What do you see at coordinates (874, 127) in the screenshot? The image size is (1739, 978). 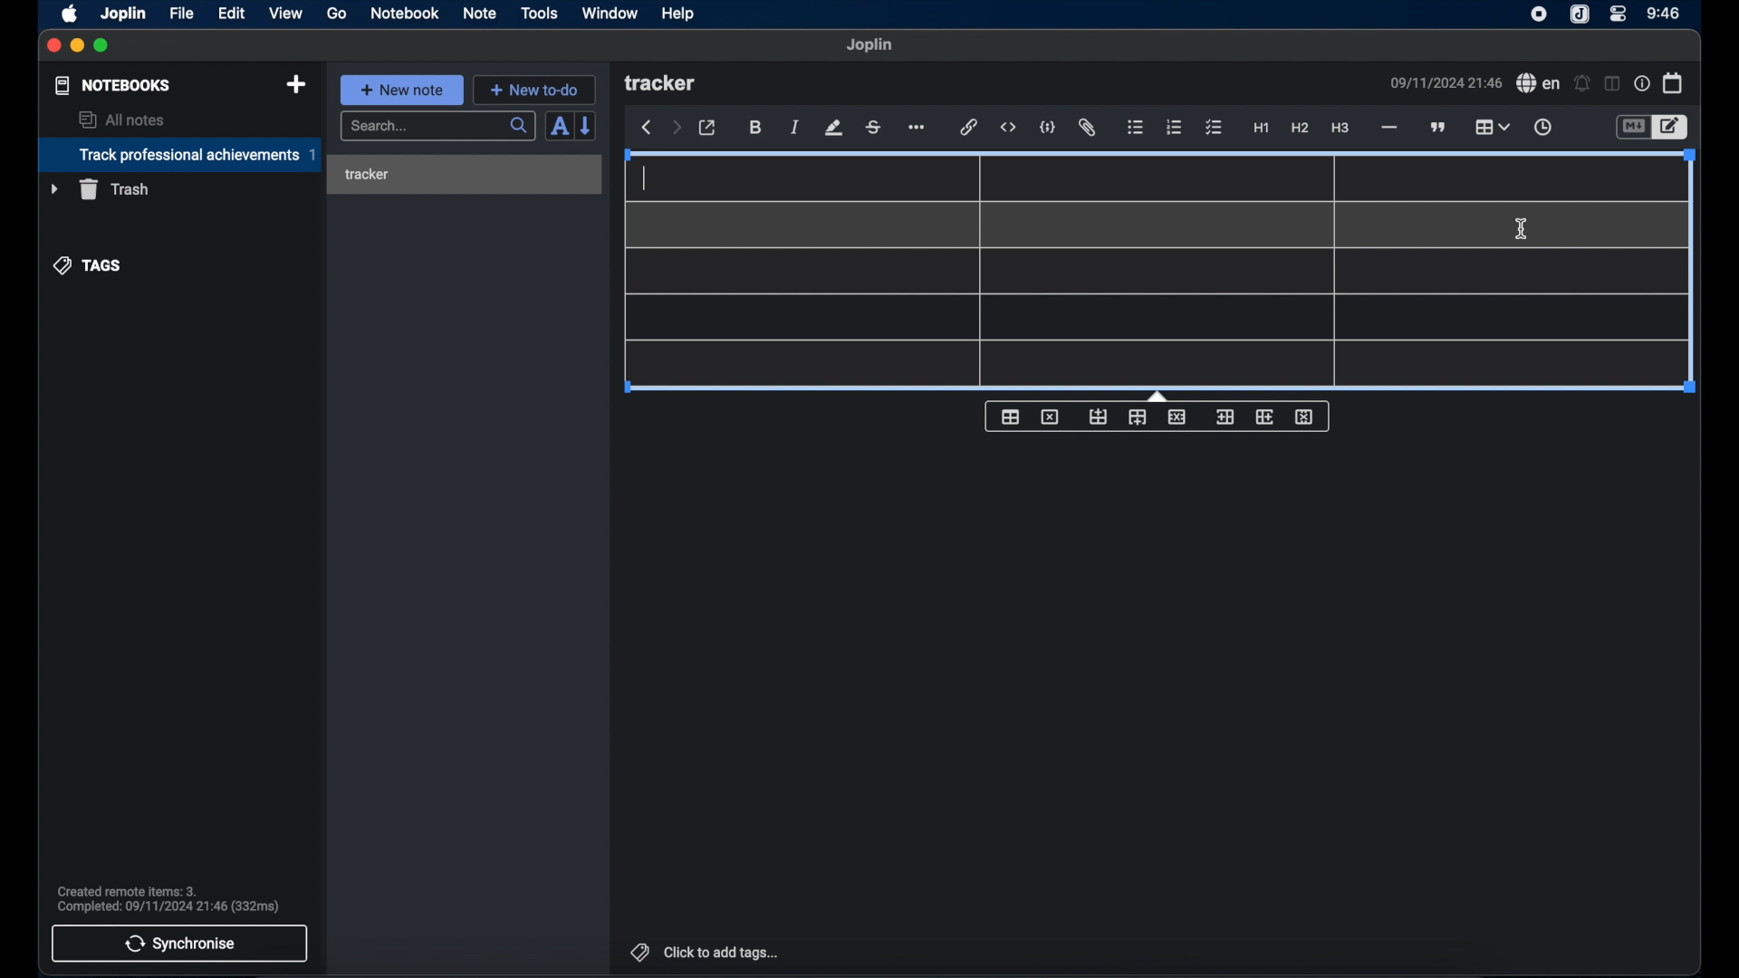 I see `strikethrough` at bounding box center [874, 127].